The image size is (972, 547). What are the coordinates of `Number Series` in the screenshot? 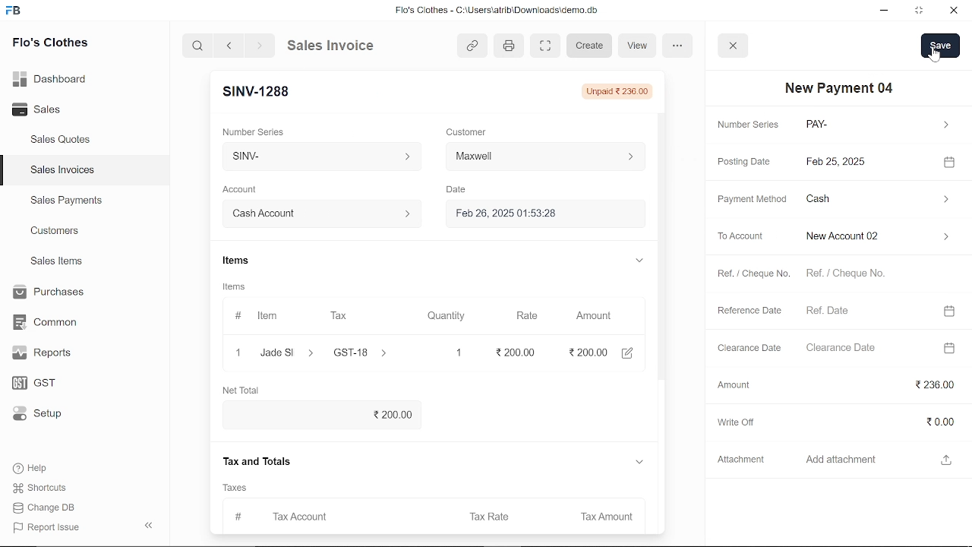 It's located at (750, 125).